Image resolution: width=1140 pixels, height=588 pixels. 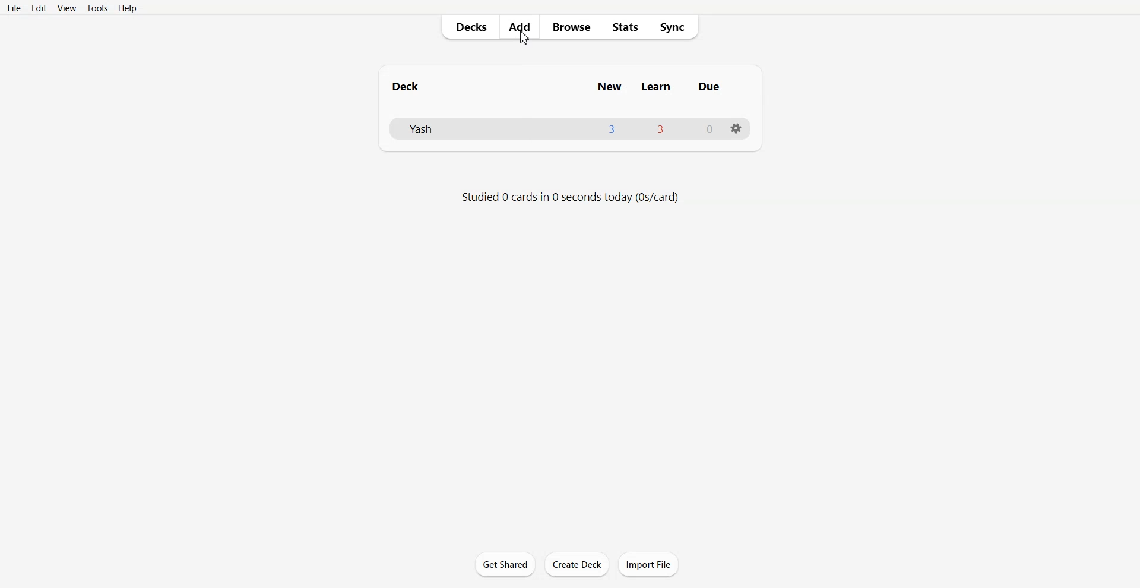 I want to click on Get Shared, so click(x=504, y=564).